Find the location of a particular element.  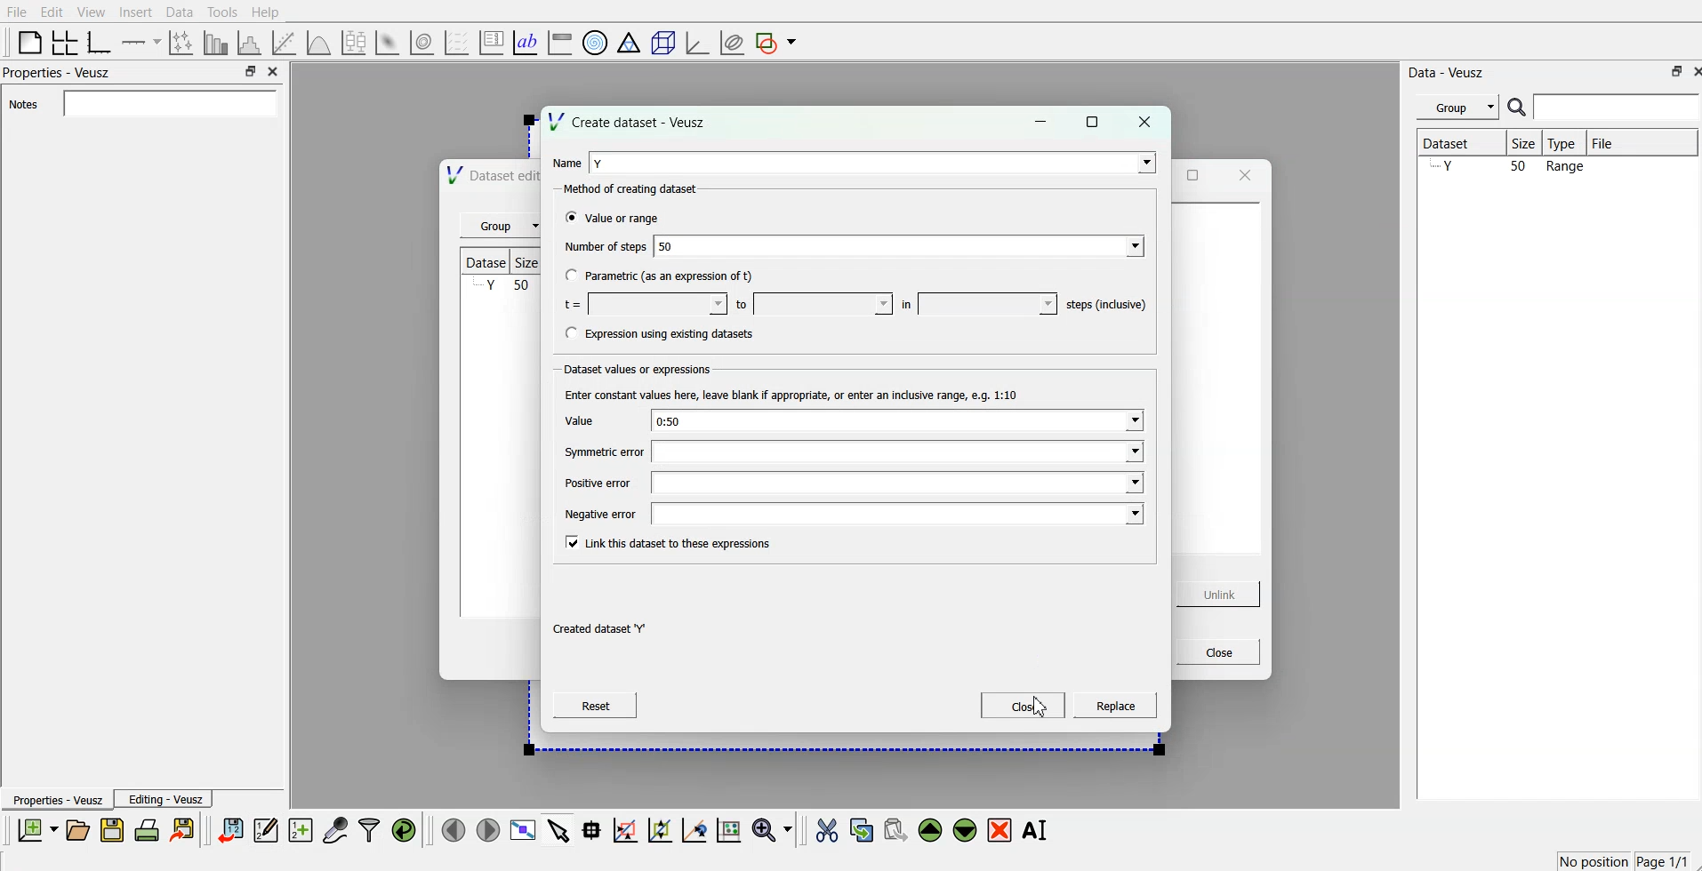

copy the selected widgets is located at coordinates (862, 831).